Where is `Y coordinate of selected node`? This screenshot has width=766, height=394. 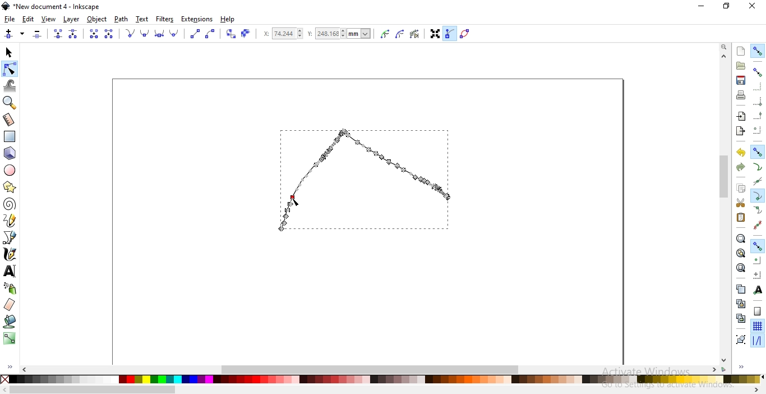
Y coordinate of selected node is located at coordinates (342, 35).